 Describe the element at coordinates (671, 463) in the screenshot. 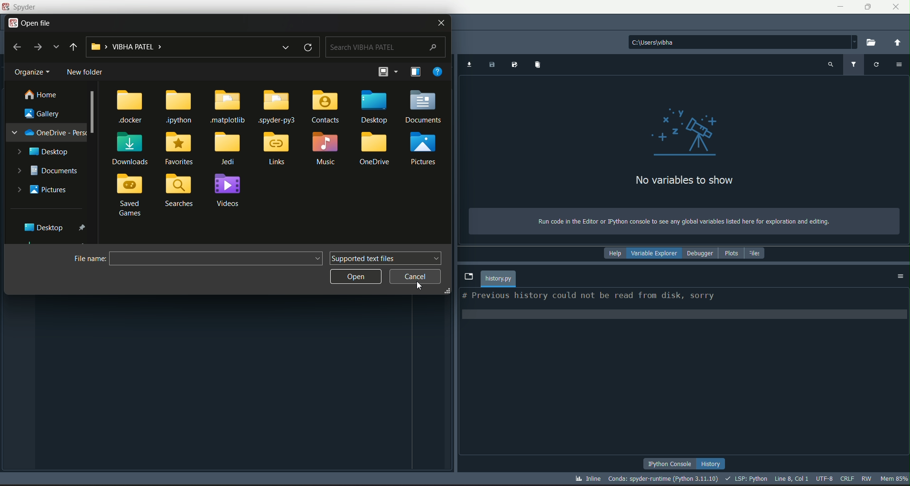

I see `python console` at that location.